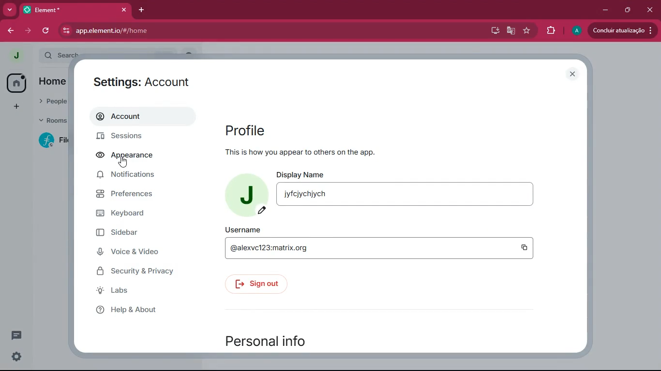  What do you see at coordinates (135, 197) in the screenshot?
I see `preferences` at bounding box center [135, 197].